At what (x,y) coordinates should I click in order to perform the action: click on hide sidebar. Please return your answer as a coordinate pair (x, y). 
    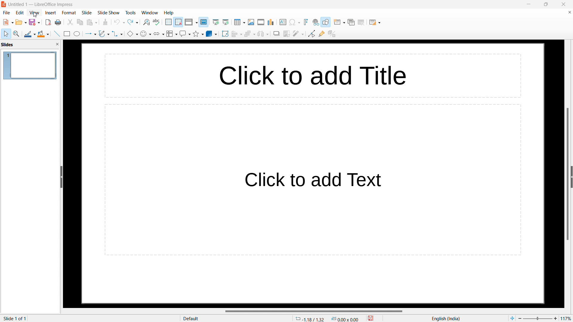
    Looking at the image, I should click on (61, 177).